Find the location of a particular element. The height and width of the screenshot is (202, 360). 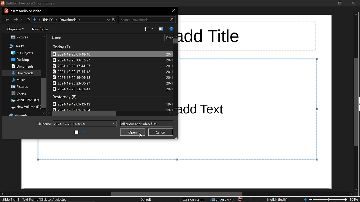

open is located at coordinates (133, 132).